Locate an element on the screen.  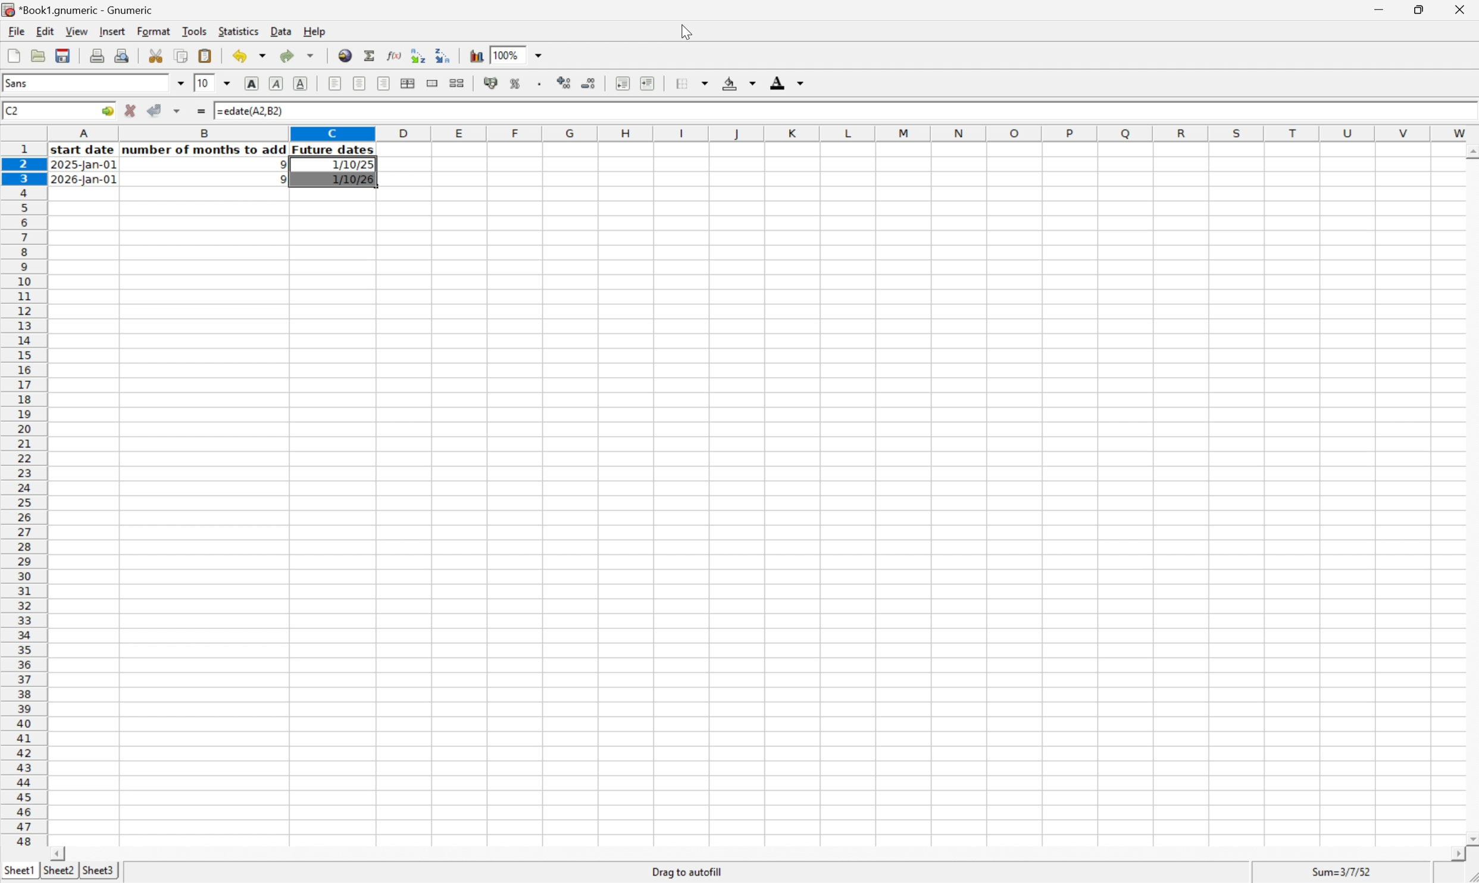
Insert is located at coordinates (112, 31).